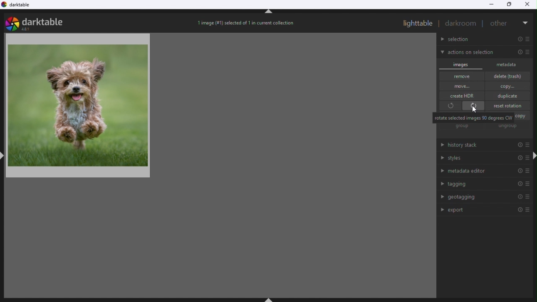 Image resolution: width=537 pixels, height=302 pixels. Describe the element at coordinates (465, 95) in the screenshot. I see `Create HDr` at that location.